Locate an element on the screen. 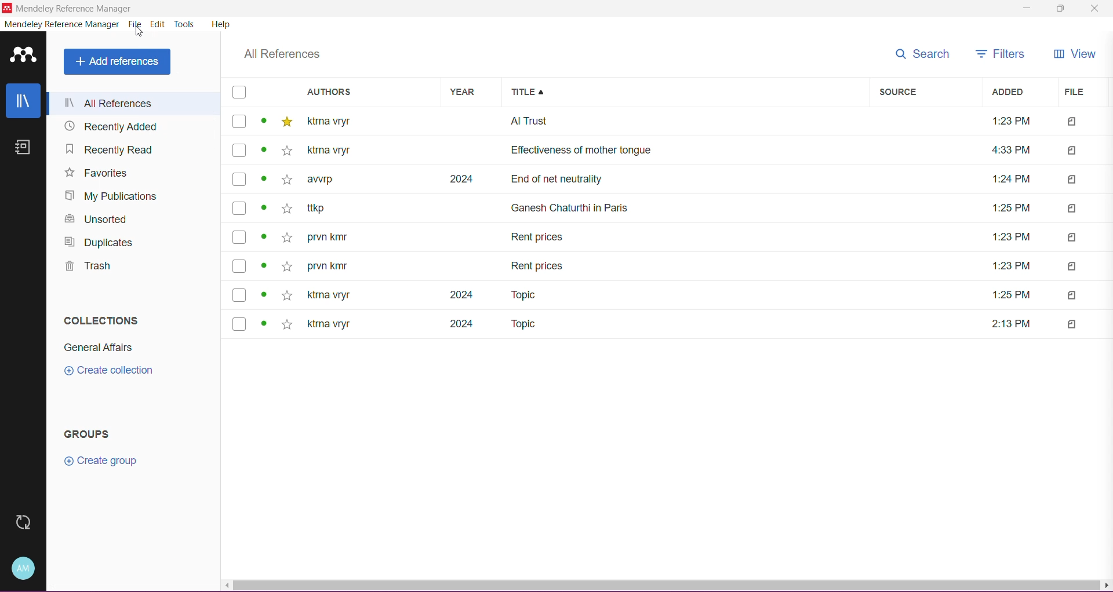  awrp 2024 End of net neutrality 1:24 PM is located at coordinates (672, 179).